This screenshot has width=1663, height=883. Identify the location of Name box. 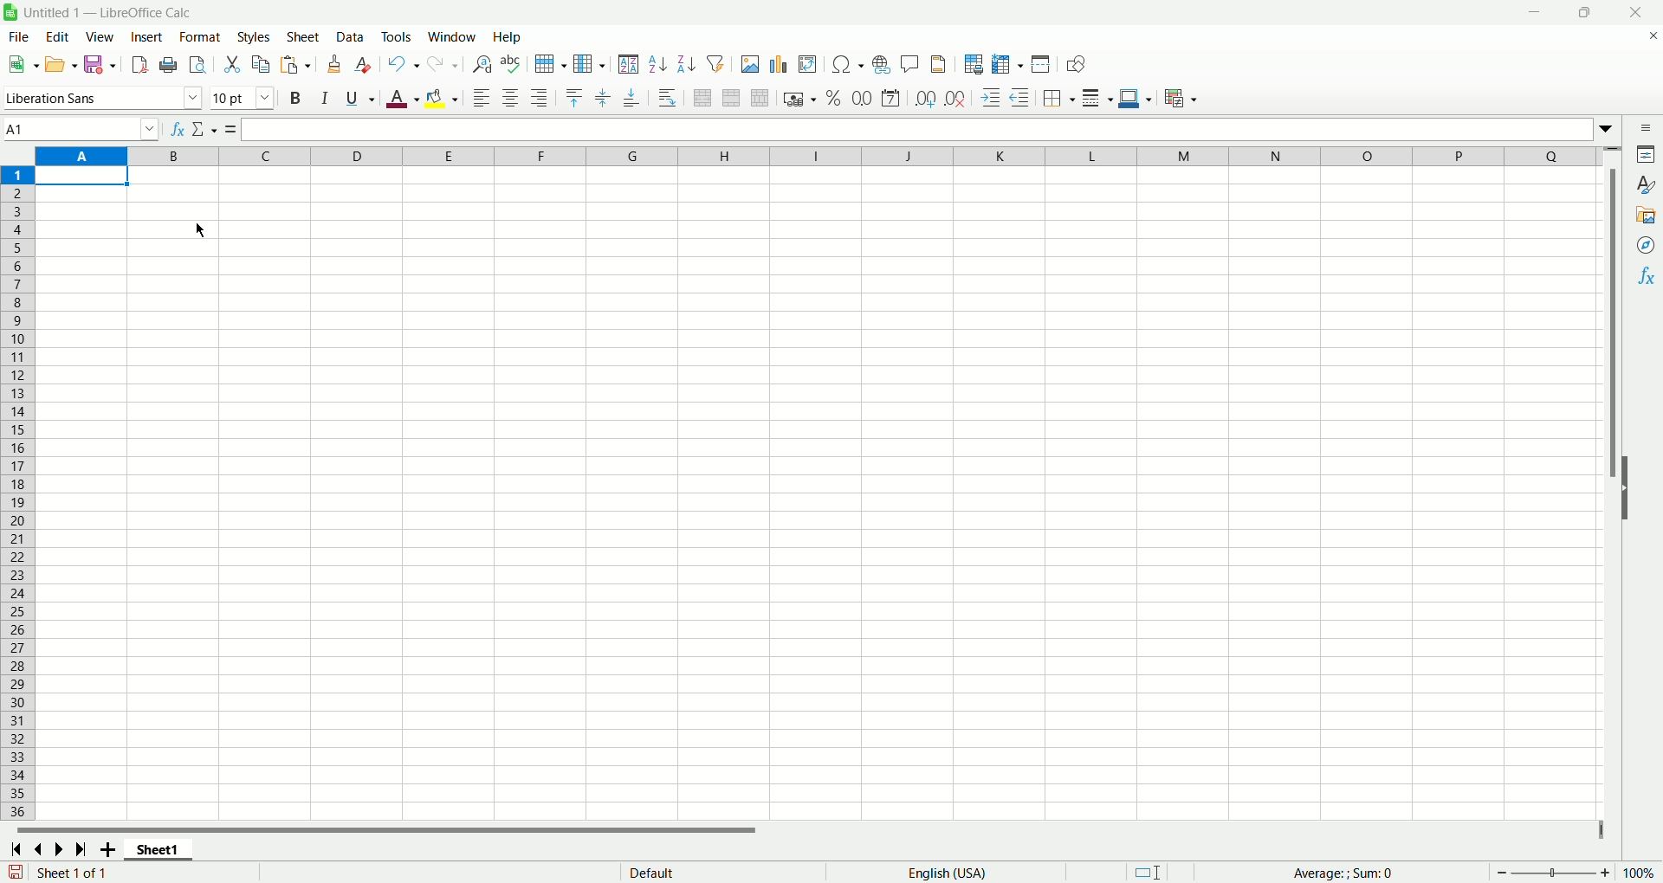
(81, 127).